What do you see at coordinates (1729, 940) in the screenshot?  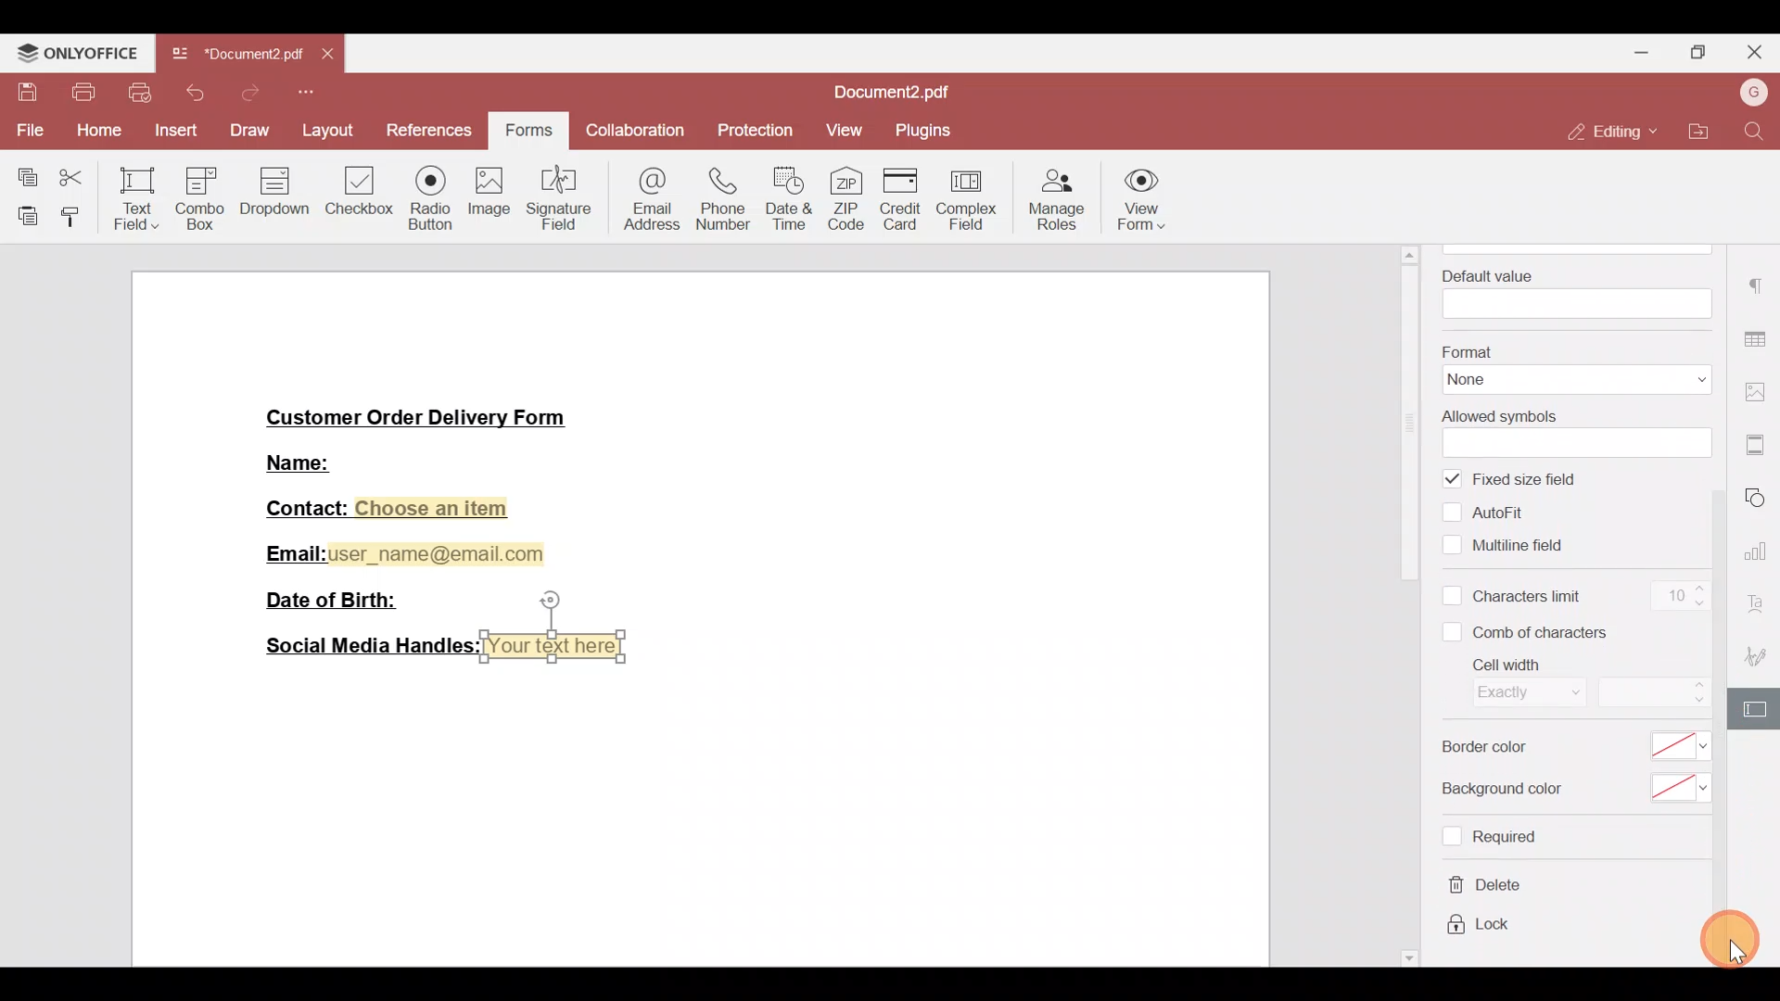 I see `Cursor` at bounding box center [1729, 940].